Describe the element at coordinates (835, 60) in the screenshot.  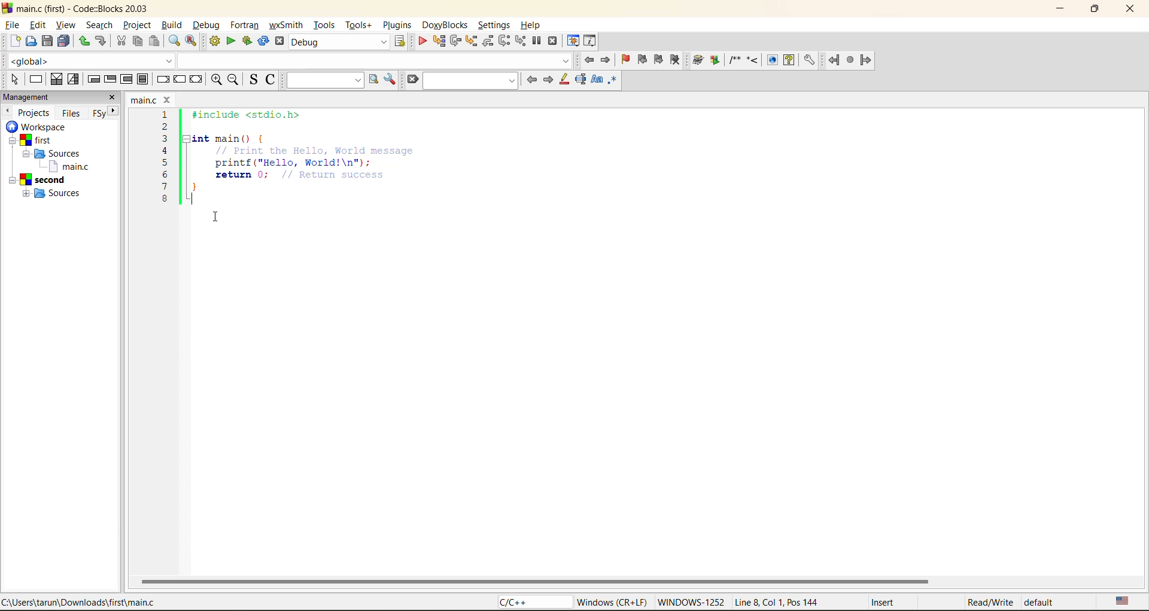
I see `jump back` at that location.